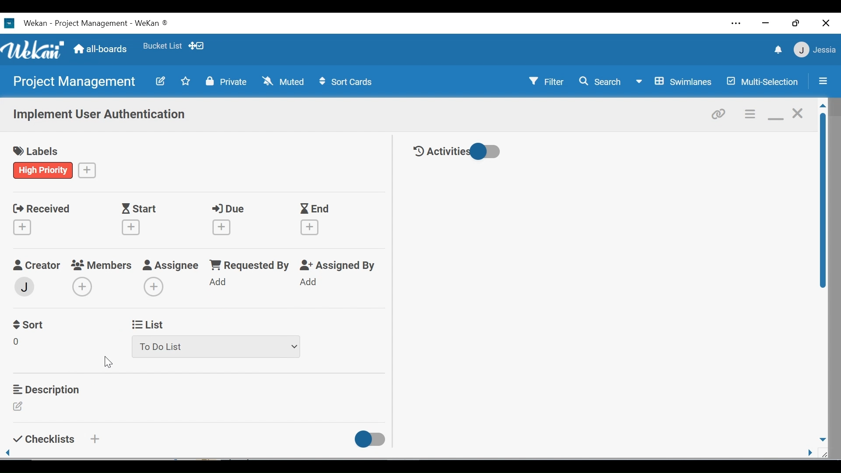 Image resolution: width=841 pixels, height=473 pixels. What do you see at coordinates (98, 116) in the screenshot?
I see `Implement User Authentication` at bounding box center [98, 116].